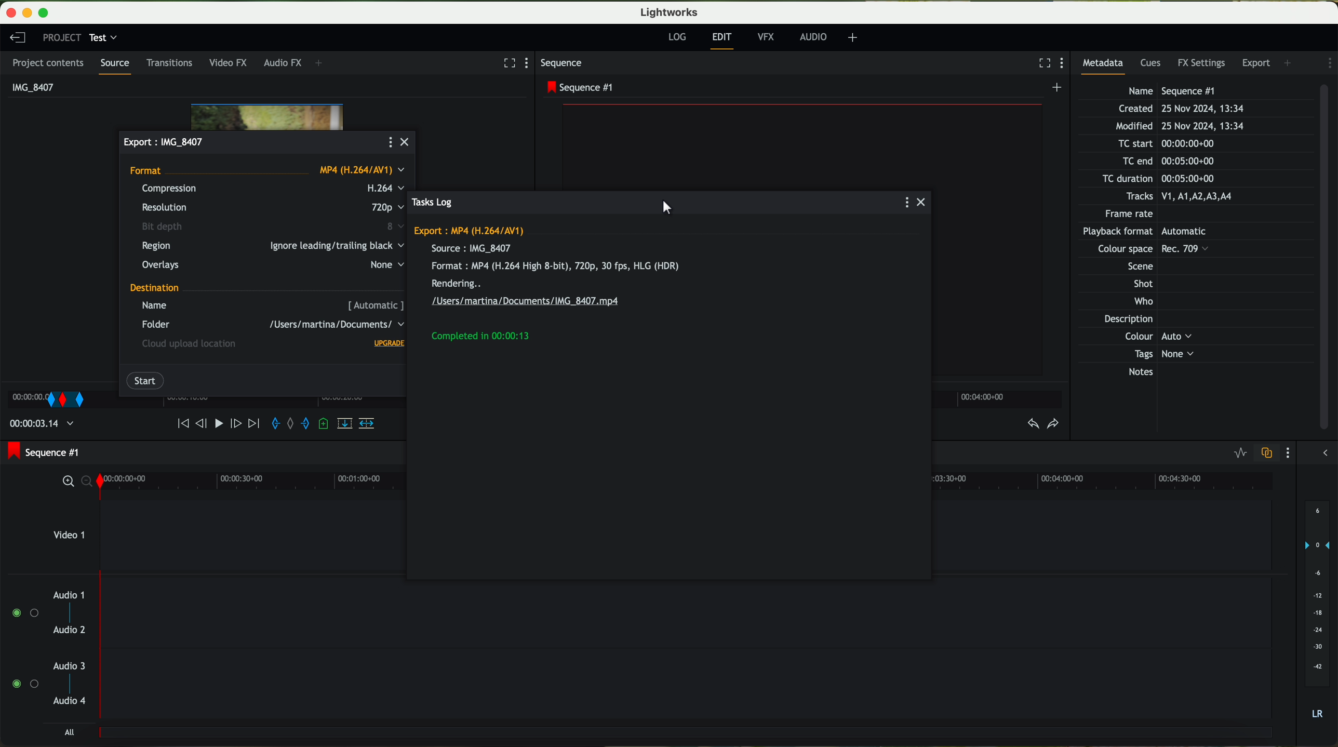 This screenshot has width=1338, height=747. Describe the element at coordinates (23, 649) in the screenshot. I see `enable audio tracks` at that location.